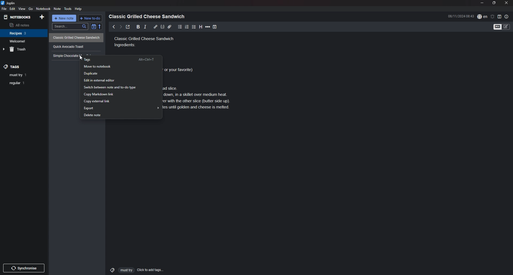 Image resolution: width=513 pixels, height=275 pixels. What do you see at coordinates (180, 27) in the screenshot?
I see `bullet list` at bounding box center [180, 27].